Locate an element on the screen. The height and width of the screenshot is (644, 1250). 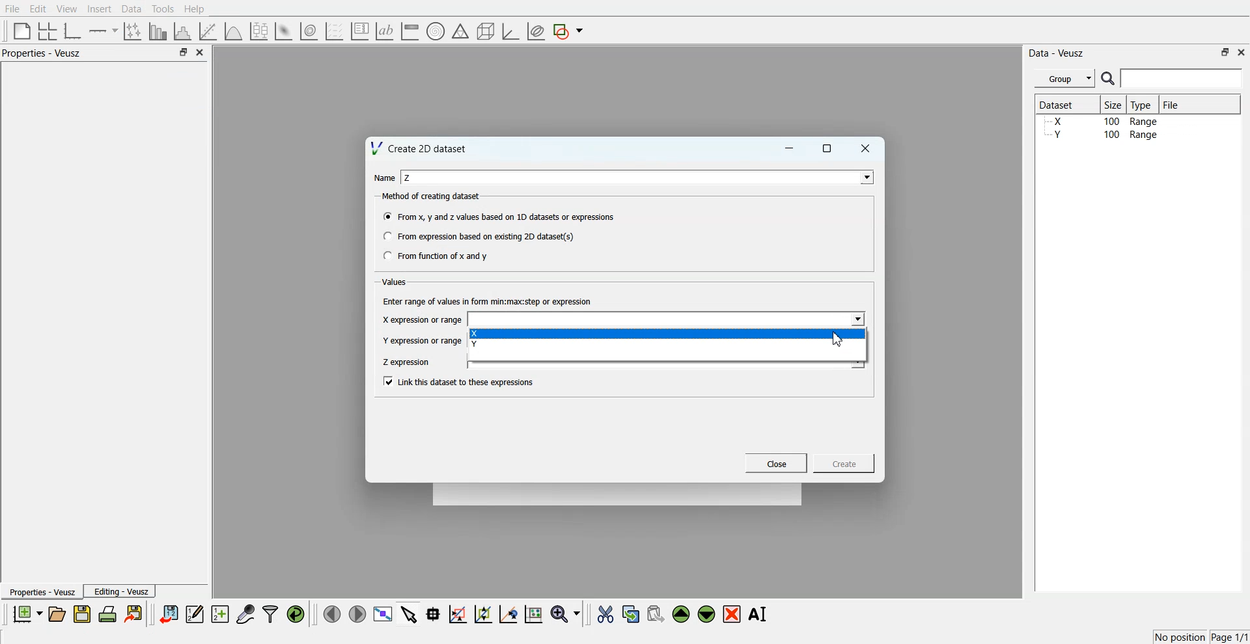
File is located at coordinates (12, 8).